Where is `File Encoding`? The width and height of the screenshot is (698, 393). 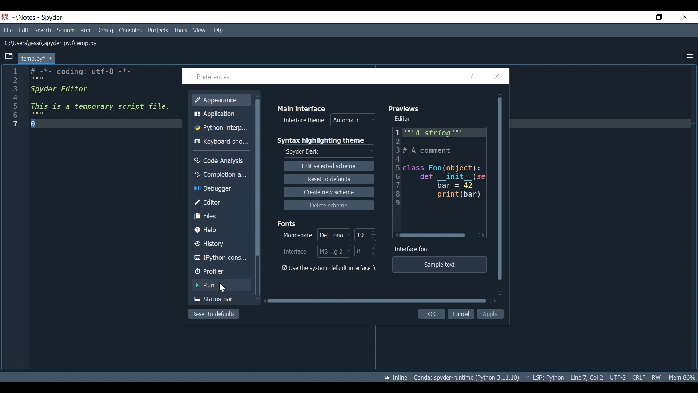 File Encoding is located at coordinates (618, 377).